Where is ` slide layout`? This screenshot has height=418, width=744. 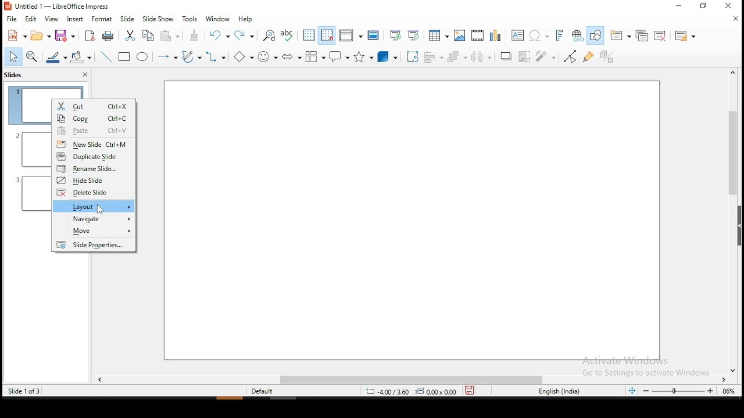  slide layout is located at coordinates (685, 37).